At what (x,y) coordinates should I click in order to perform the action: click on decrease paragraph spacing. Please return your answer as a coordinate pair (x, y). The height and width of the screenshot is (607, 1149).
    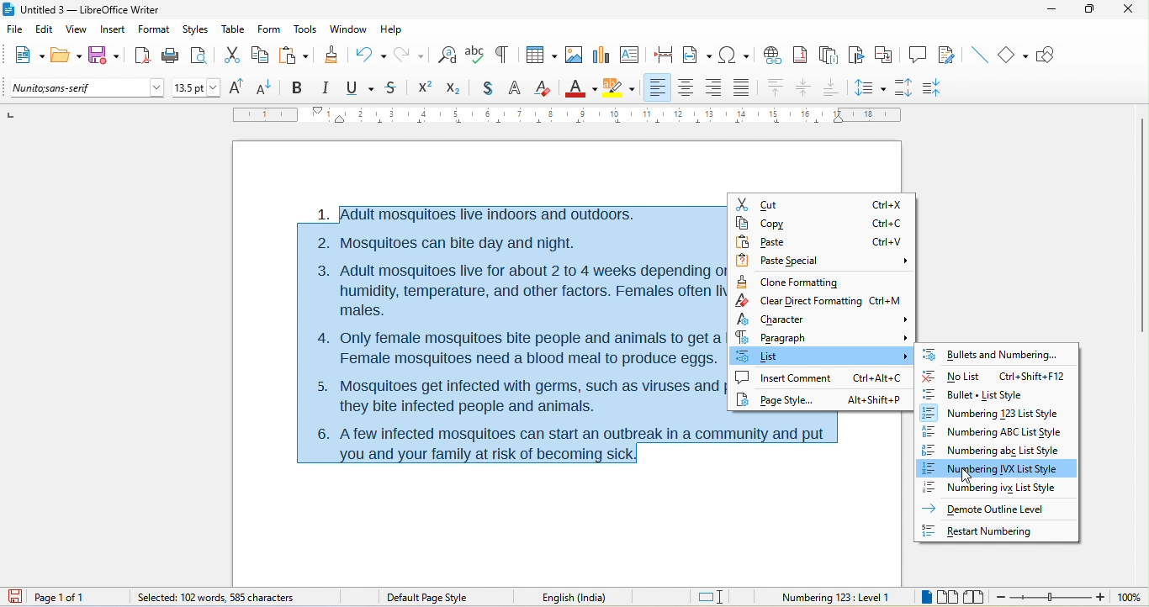
    Looking at the image, I should click on (943, 86).